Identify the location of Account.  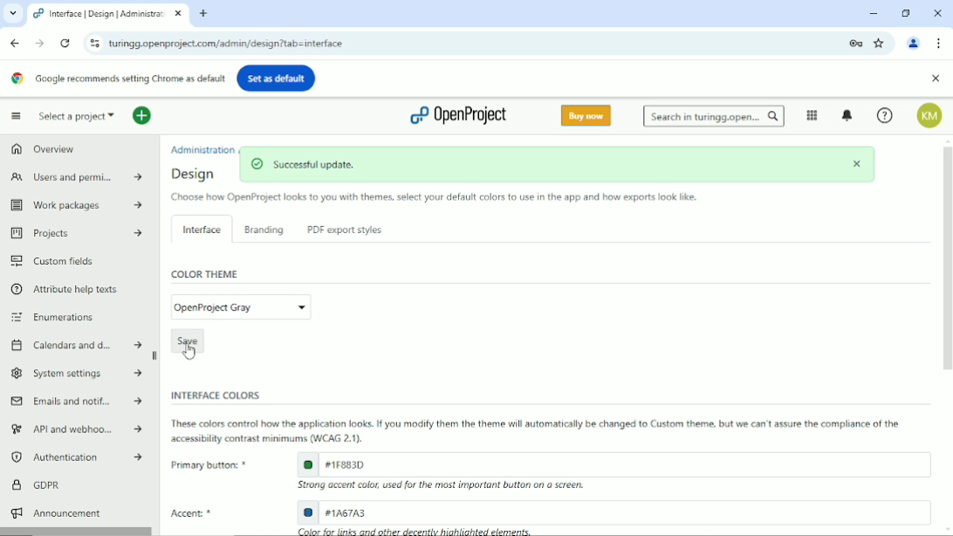
(915, 42).